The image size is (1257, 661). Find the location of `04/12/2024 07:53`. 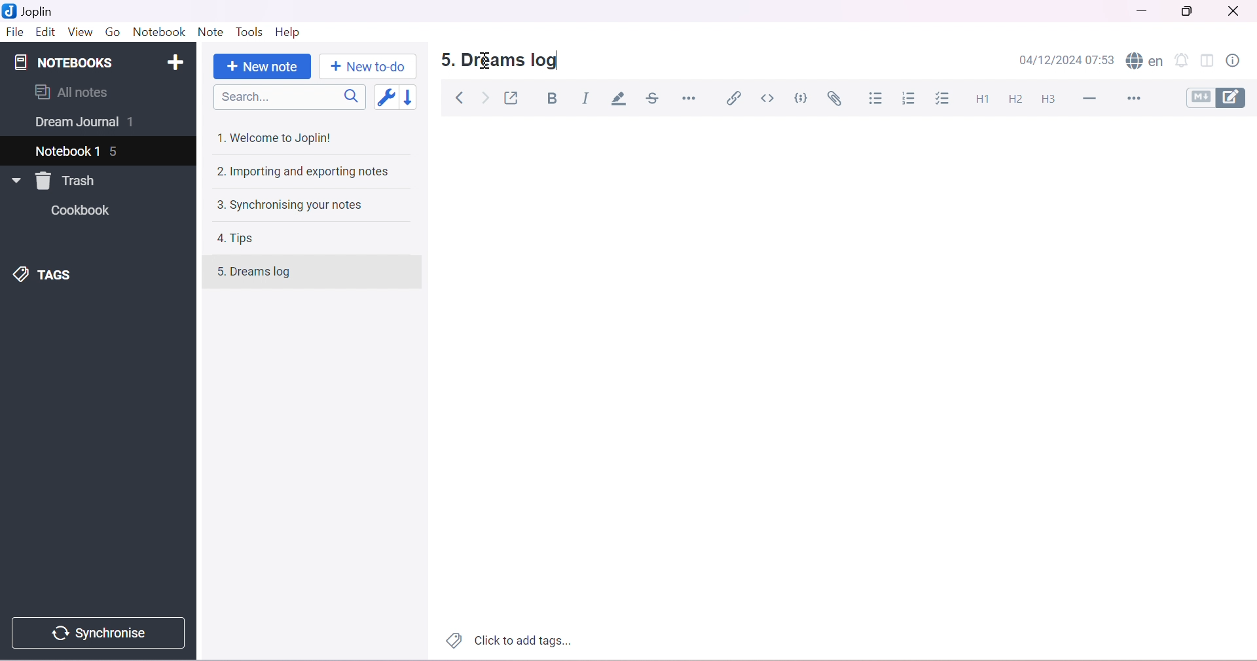

04/12/2024 07:53 is located at coordinates (1070, 60).